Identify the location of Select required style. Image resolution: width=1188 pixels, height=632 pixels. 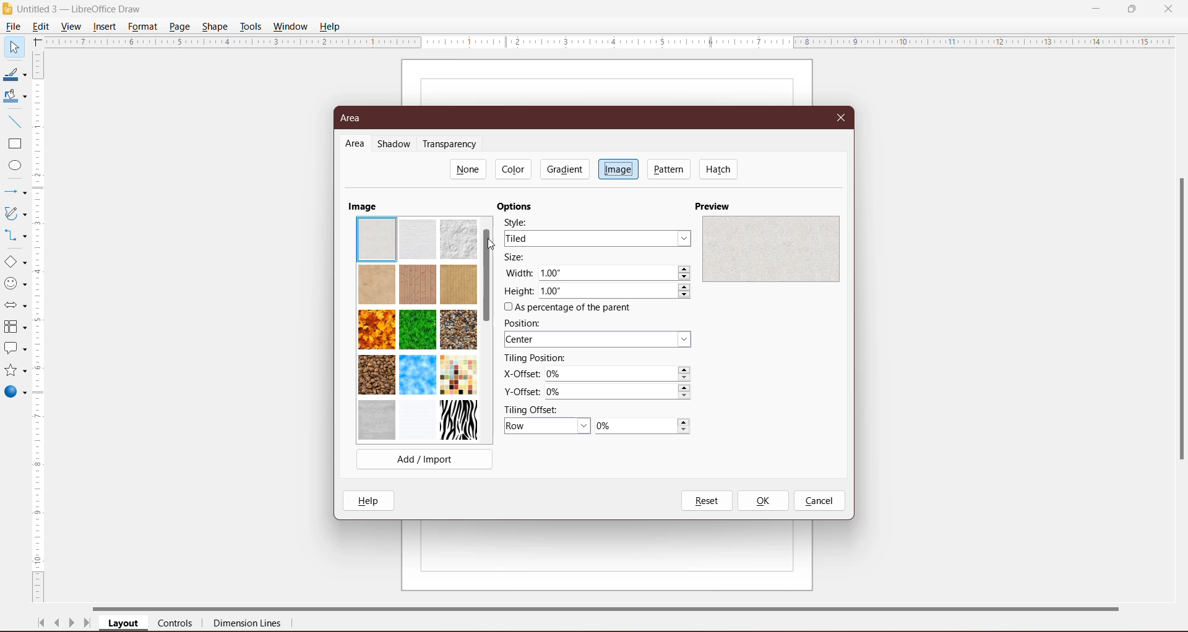
(597, 238).